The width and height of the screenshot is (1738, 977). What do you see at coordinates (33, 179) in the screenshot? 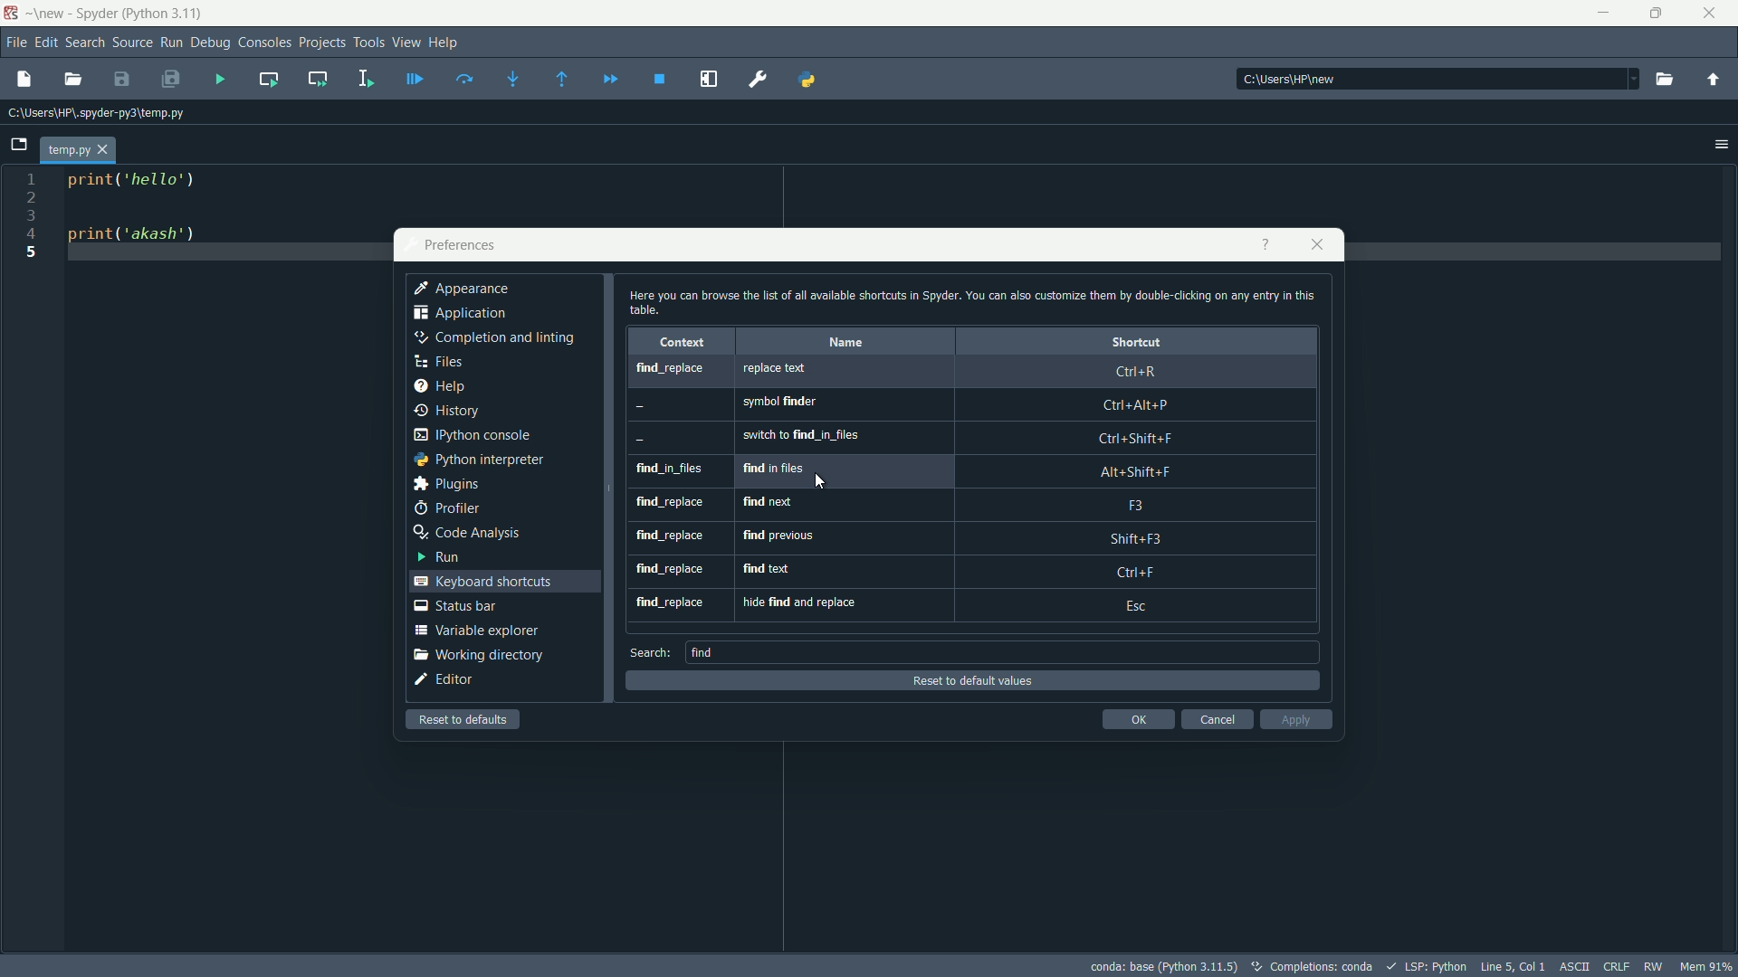
I see `1` at bounding box center [33, 179].